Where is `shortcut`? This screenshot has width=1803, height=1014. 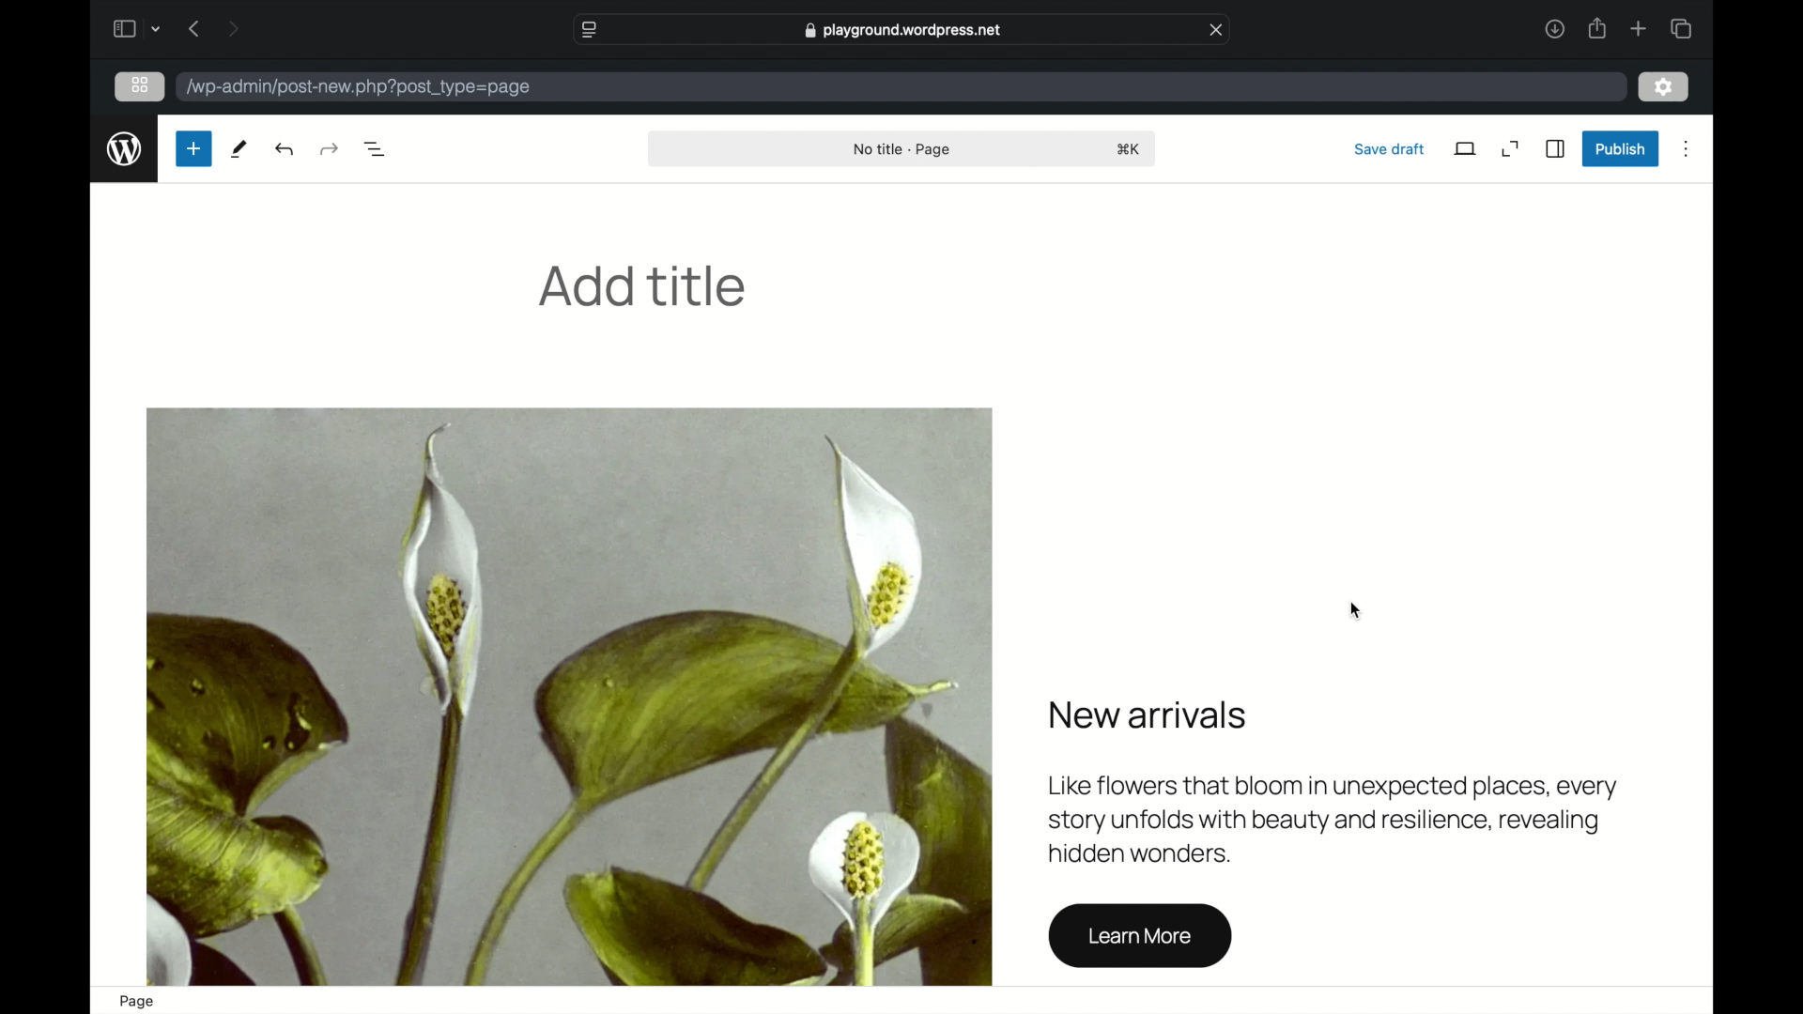
shortcut is located at coordinates (1132, 150).